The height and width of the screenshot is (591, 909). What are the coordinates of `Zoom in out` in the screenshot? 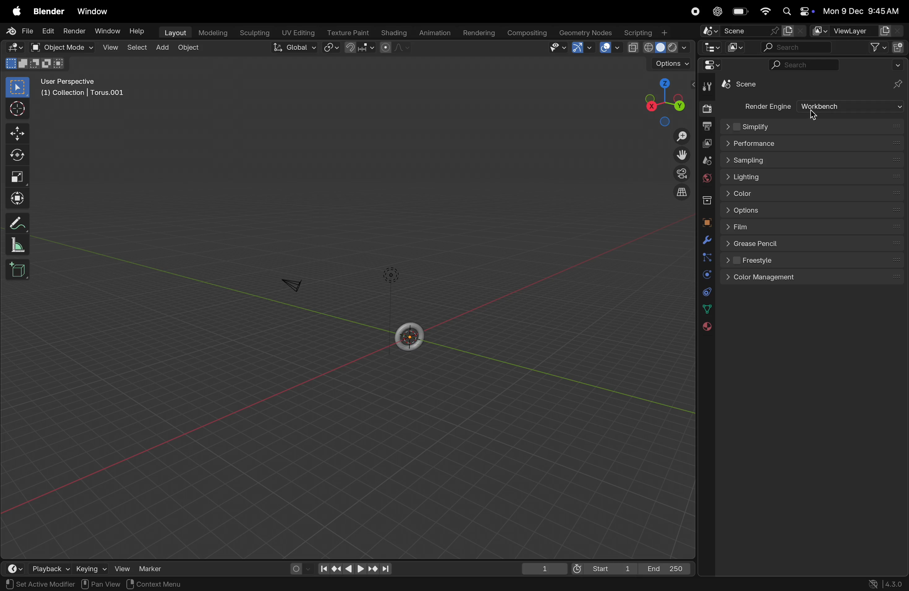 It's located at (681, 136).